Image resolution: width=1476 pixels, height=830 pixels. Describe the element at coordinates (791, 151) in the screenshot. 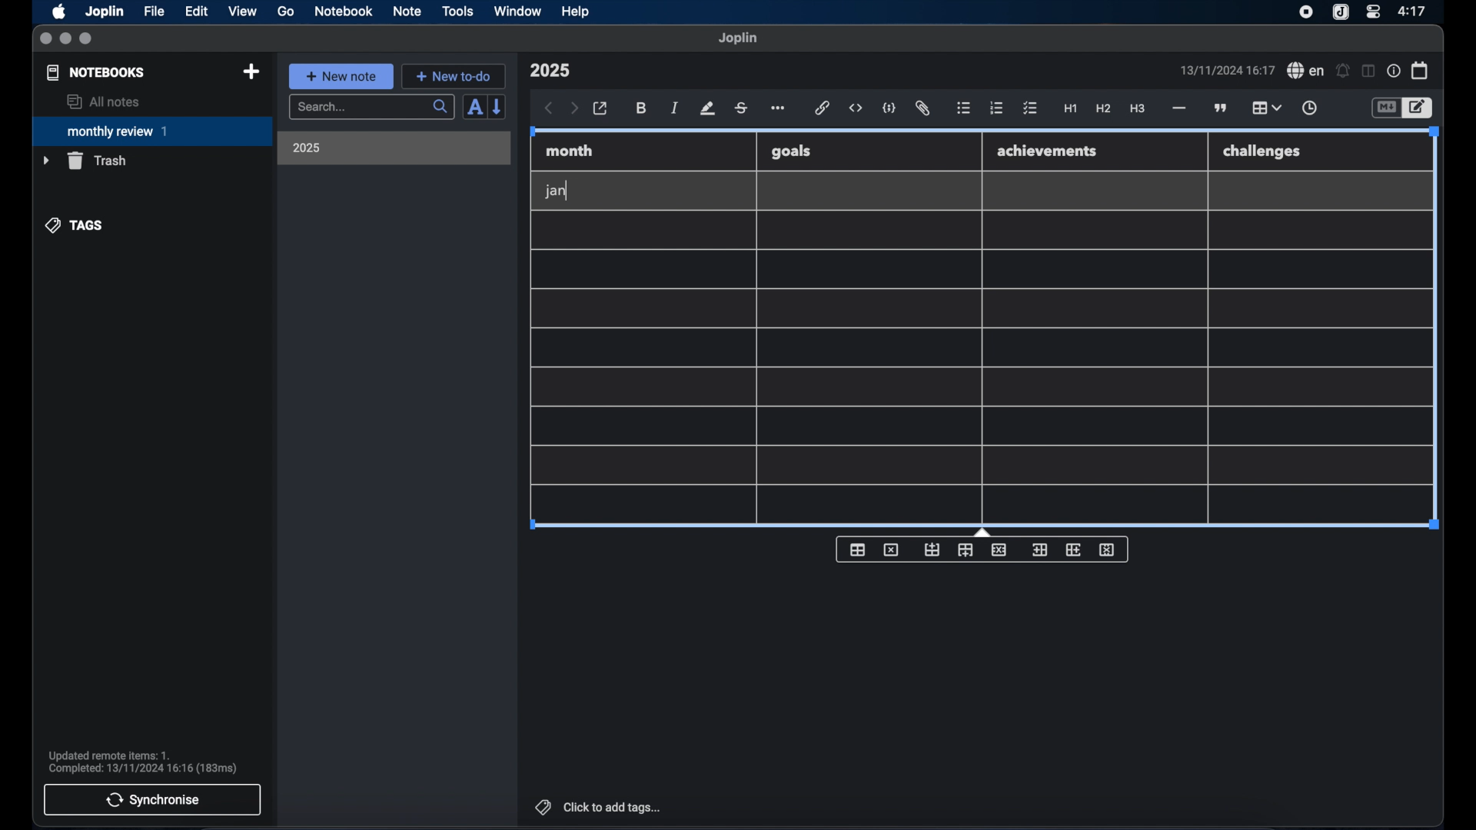

I see `goals` at that location.